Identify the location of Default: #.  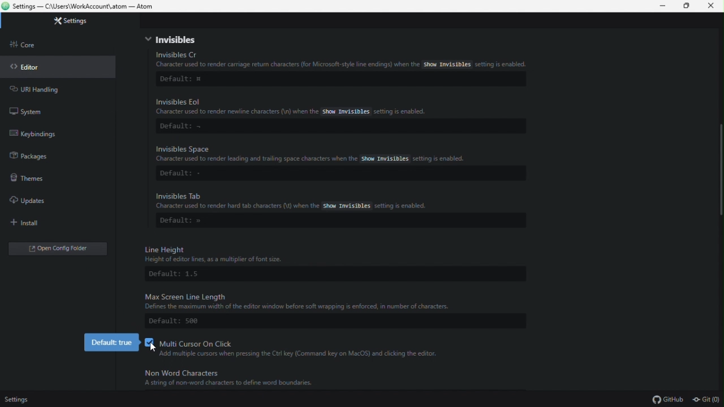
(183, 80).